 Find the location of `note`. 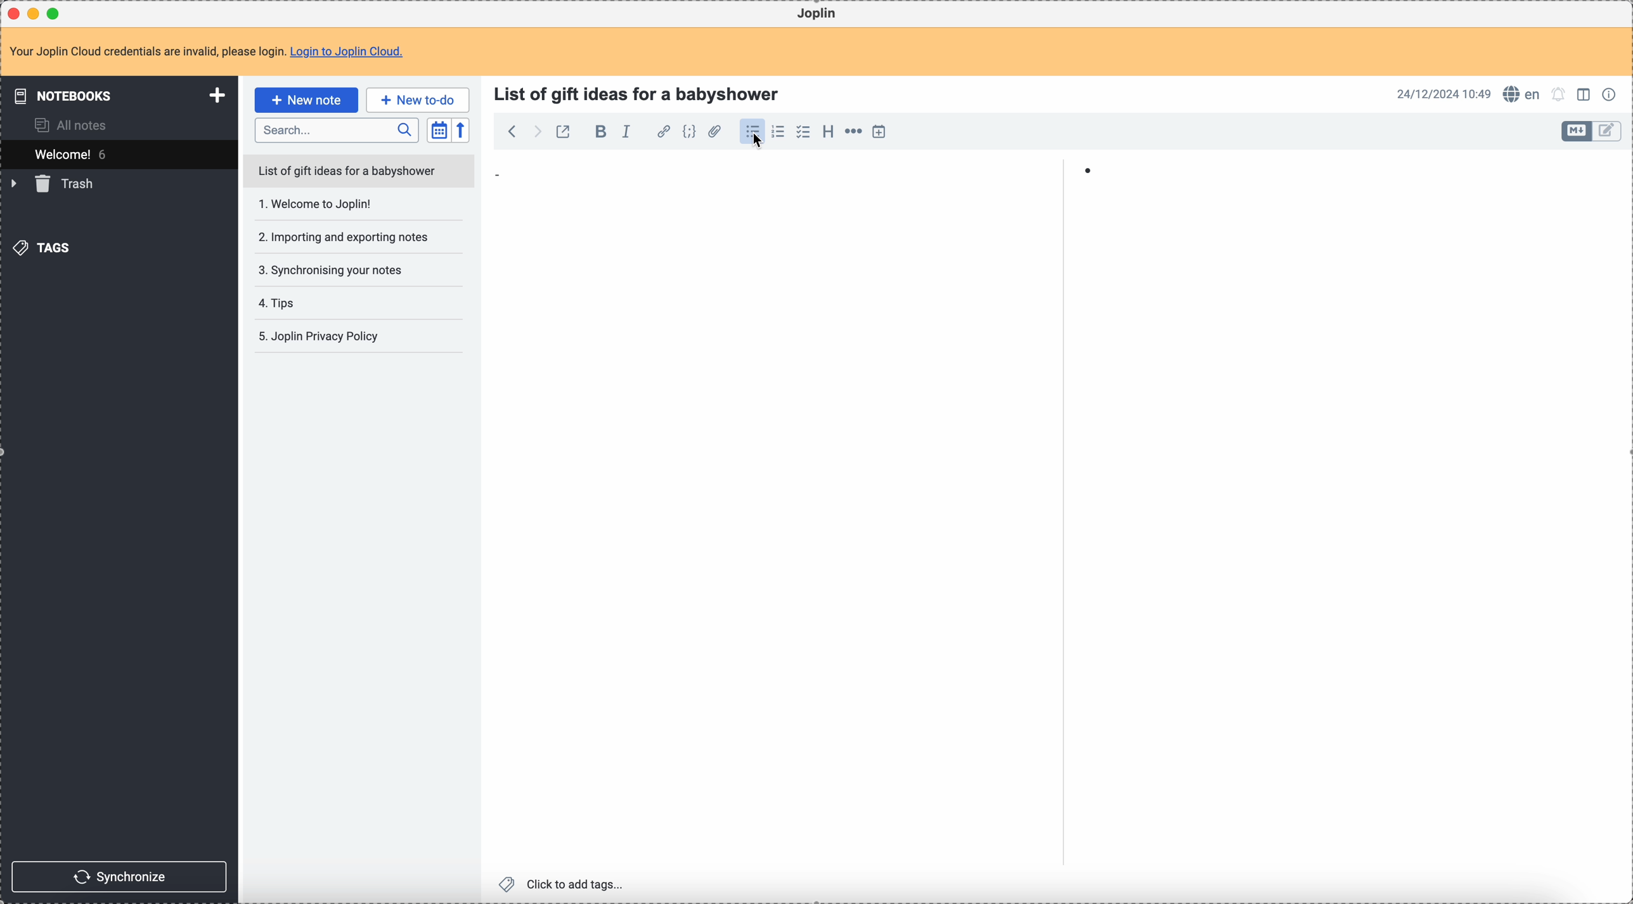

note is located at coordinates (206, 51).